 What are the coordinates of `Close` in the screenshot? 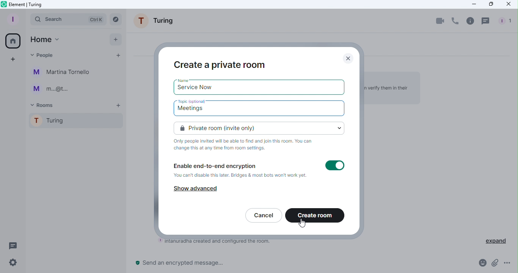 It's located at (509, 5).